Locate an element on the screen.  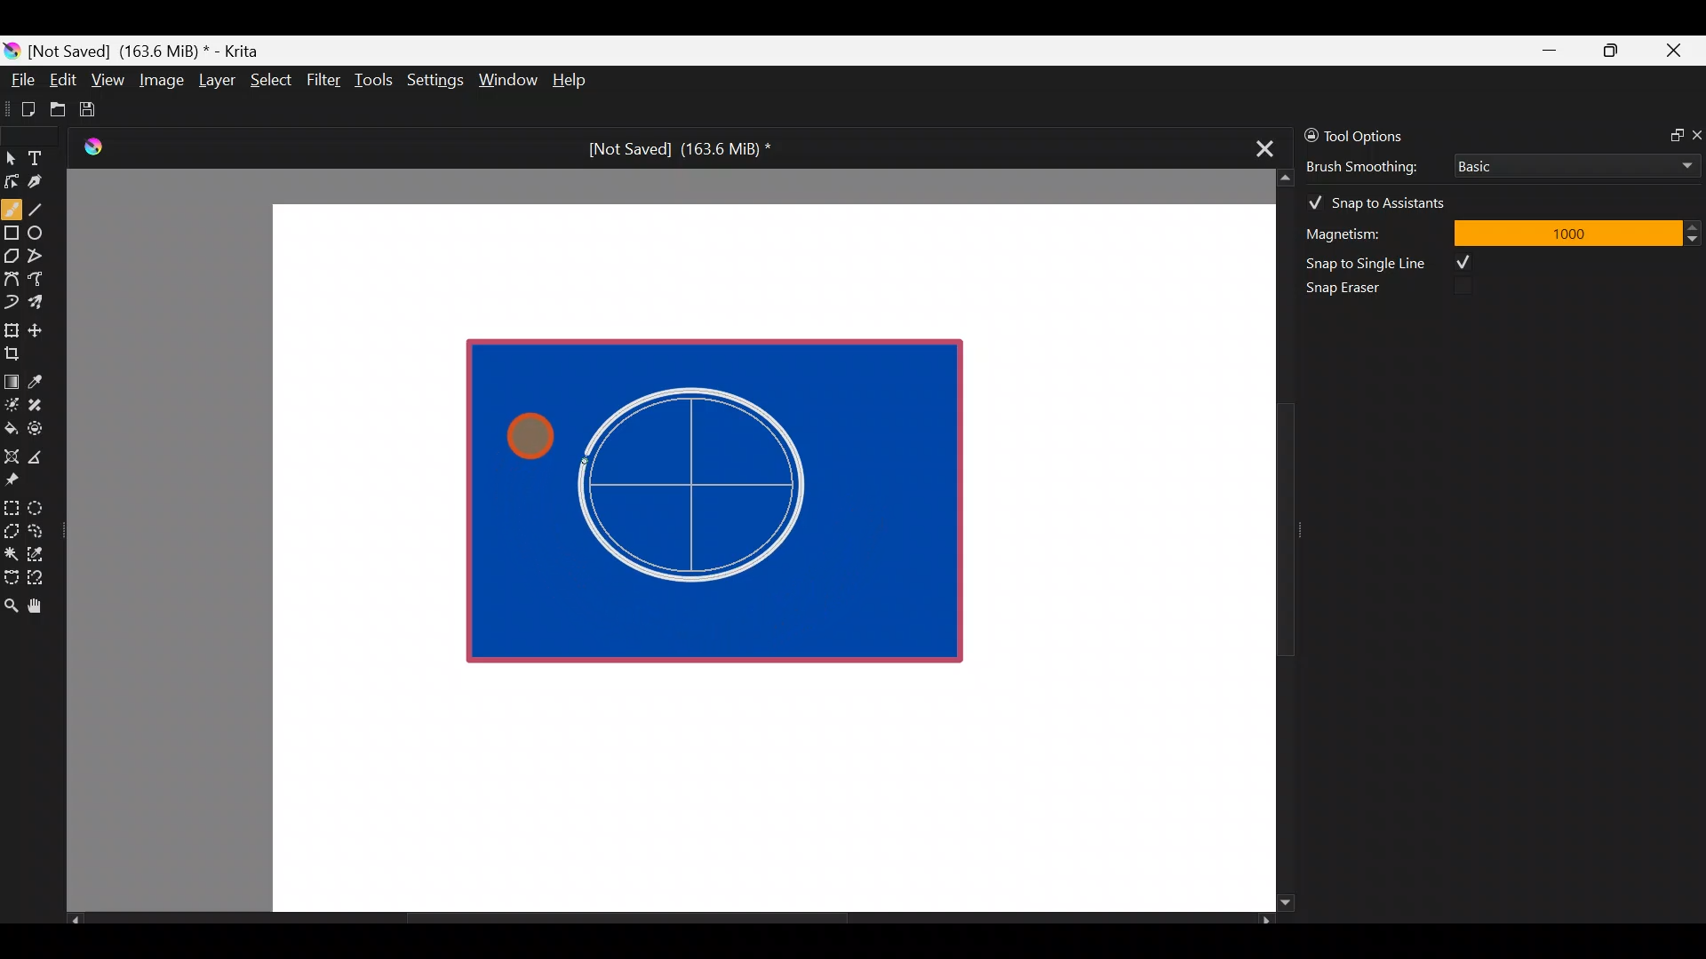
Text tool is located at coordinates (44, 157).